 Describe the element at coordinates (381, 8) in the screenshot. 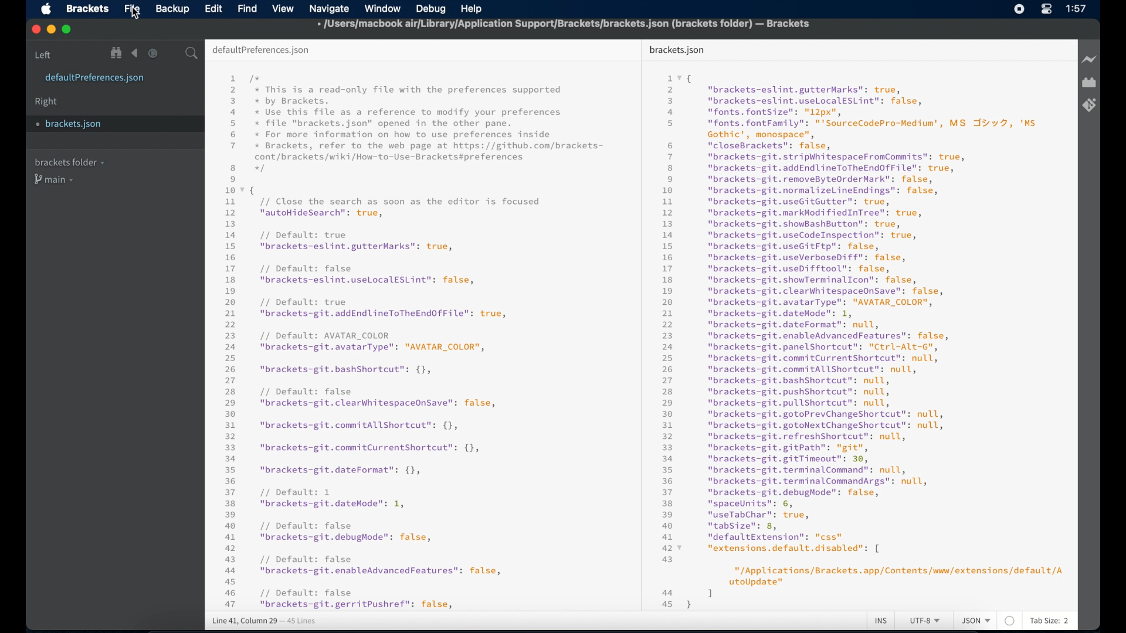

I see `window` at that location.